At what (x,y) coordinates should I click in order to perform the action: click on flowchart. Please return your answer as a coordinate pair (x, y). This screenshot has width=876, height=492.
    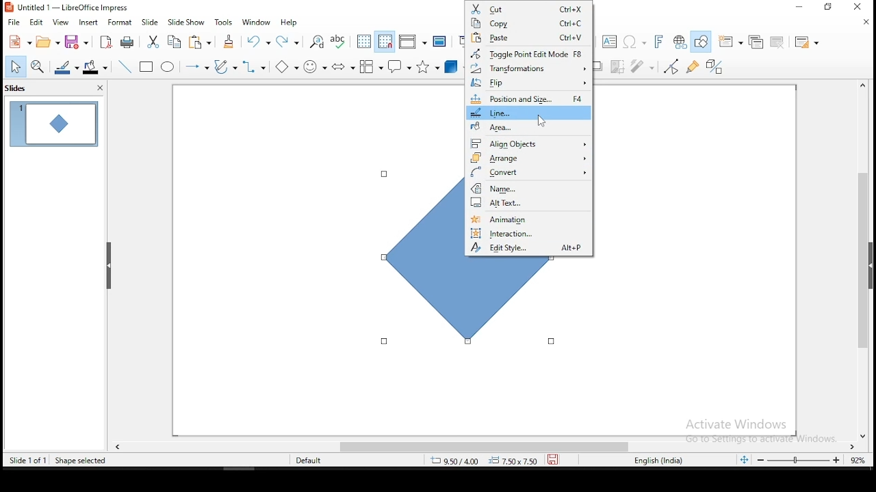
    Looking at the image, I should click on (372, 66).